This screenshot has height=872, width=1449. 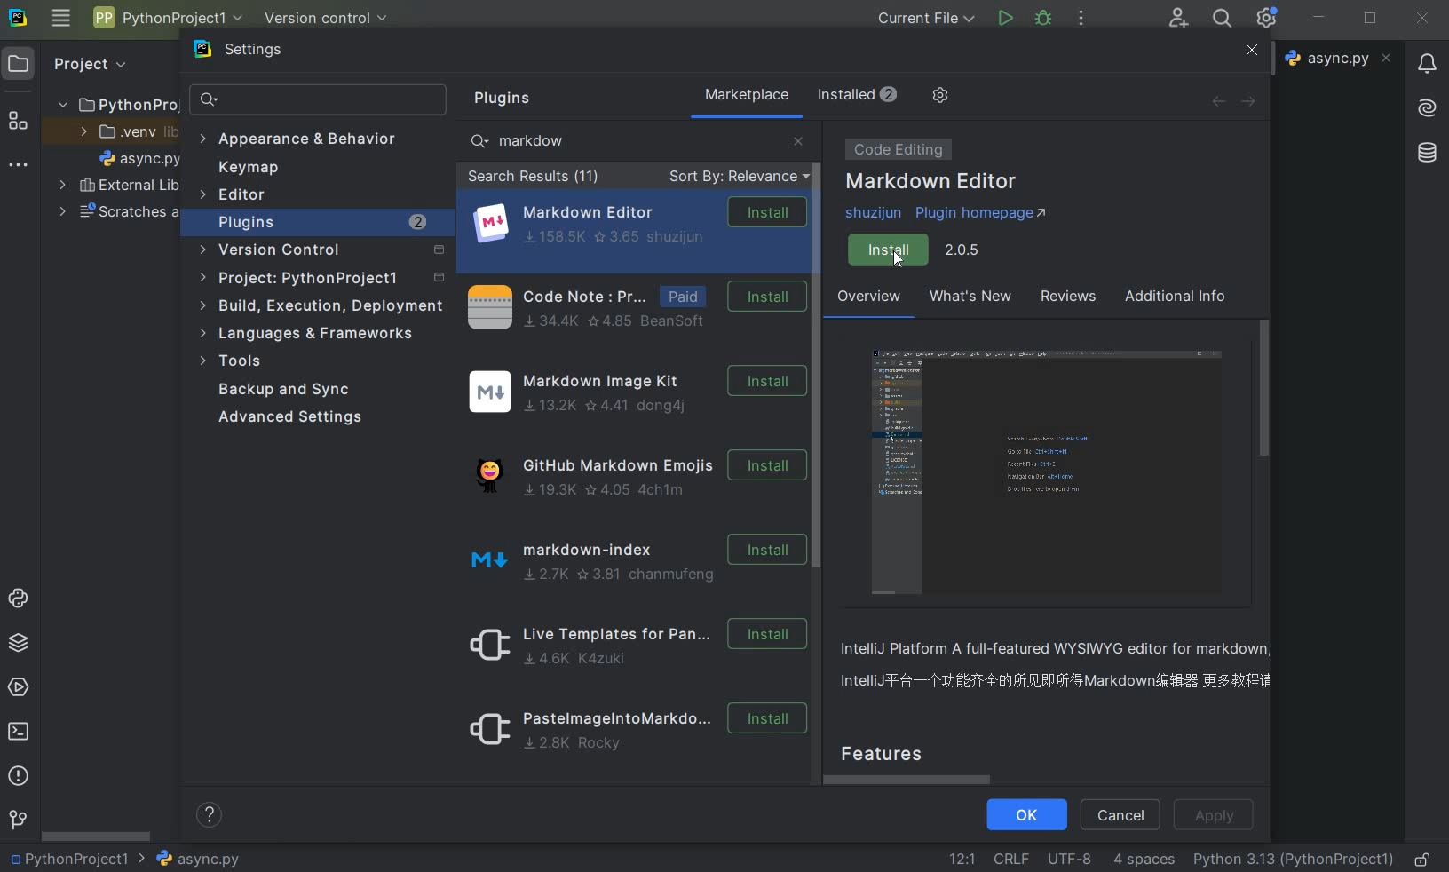 What do you see at coordinates (1069, 857) in the screenshot?
I see `fine encoding` at bounding box center [1069, 857].